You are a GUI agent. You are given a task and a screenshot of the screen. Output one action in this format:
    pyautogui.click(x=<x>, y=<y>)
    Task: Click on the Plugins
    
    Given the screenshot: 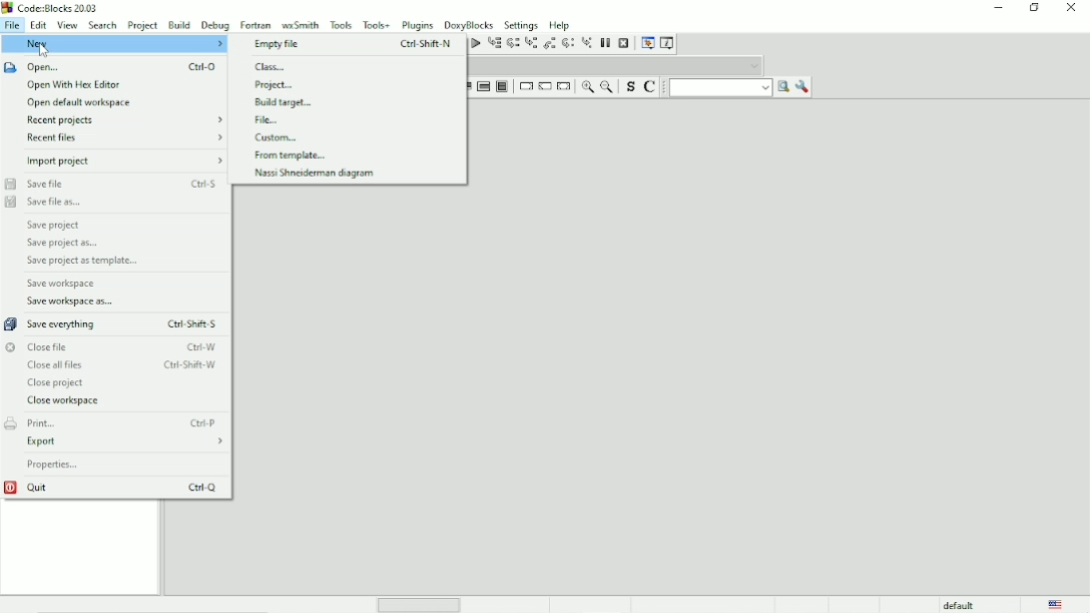 What is the action you would take?
    pyautogui.click(x=418, y=25)
    